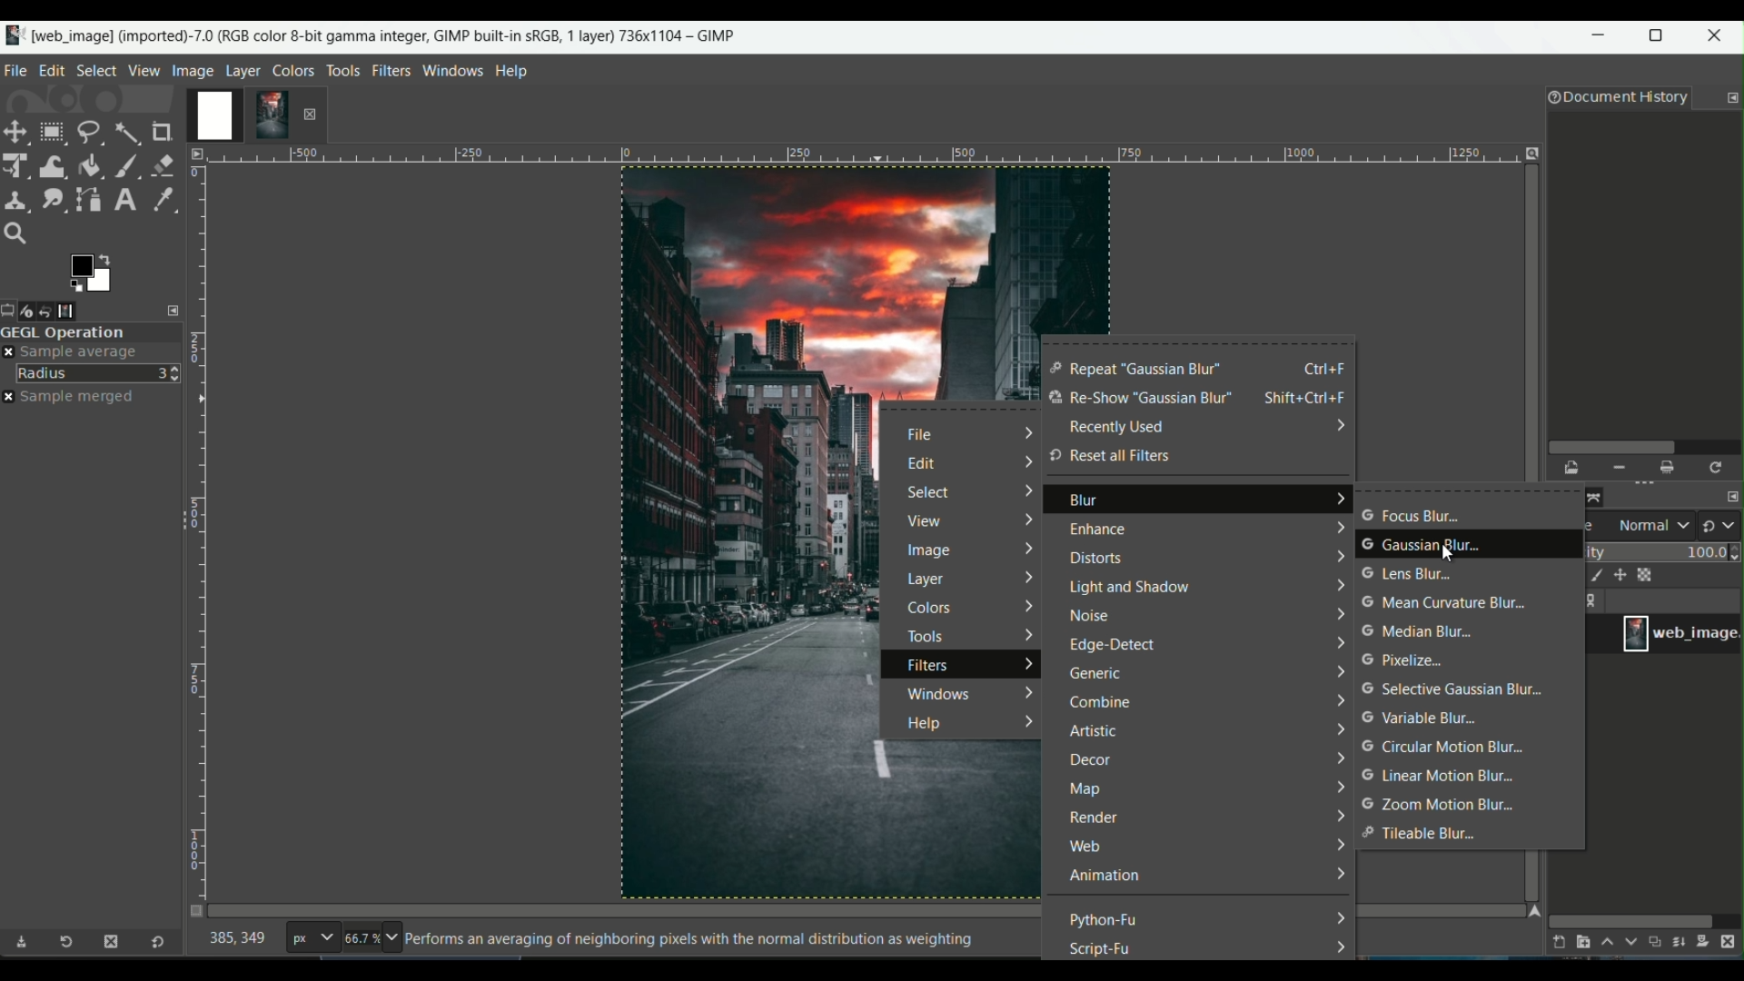 This screenshot has height=981, width=1744. I want to click on document history, so click(1614, 99).